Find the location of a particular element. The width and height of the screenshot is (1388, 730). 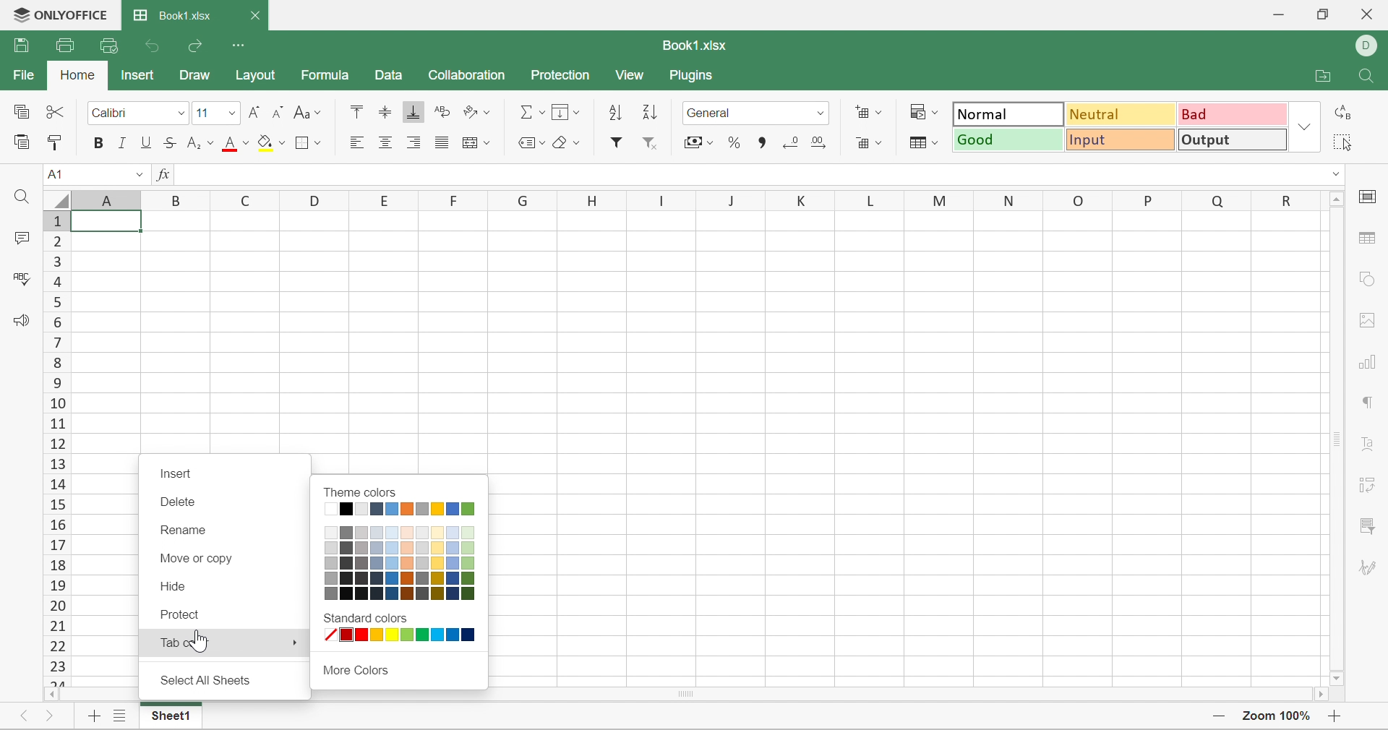

N is located at coordinates (1011, 199).